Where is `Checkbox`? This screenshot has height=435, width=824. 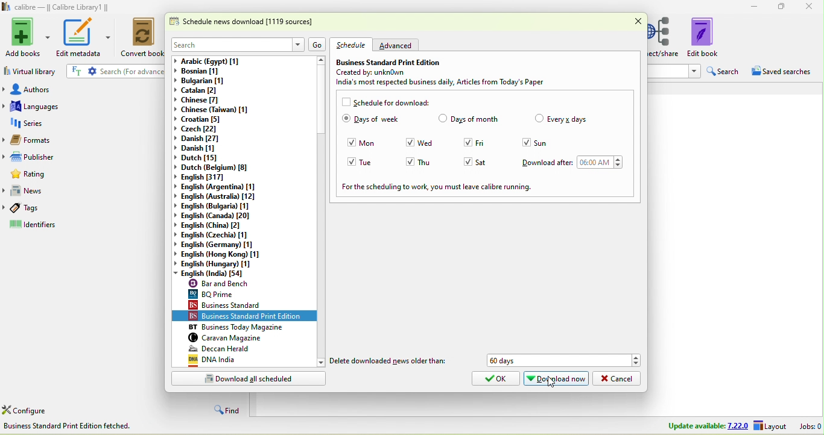
Checkbox is located at coordinates (539, 118).